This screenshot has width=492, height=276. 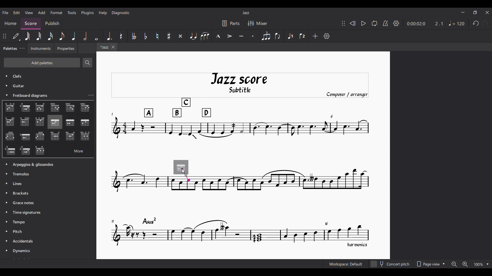 What do you see at coordinates (66, 49) in the screenshot?
I see `Properties` at bounding box center [66, 49].